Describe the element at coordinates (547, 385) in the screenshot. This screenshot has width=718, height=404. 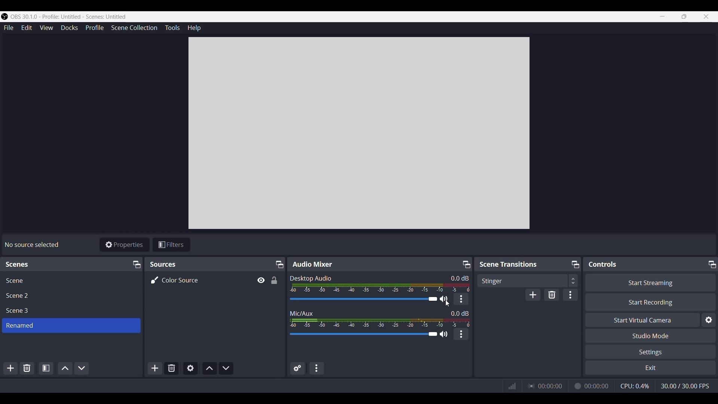
I see `® 00:00:00` at that location.